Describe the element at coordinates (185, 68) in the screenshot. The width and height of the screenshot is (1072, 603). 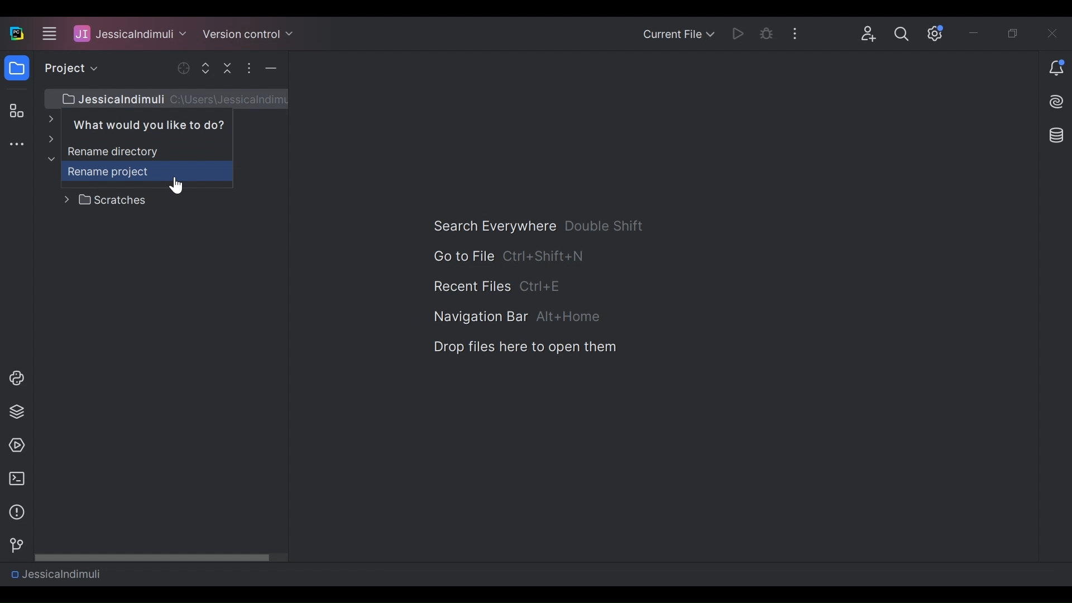
I see `Open Selected File` at that location.